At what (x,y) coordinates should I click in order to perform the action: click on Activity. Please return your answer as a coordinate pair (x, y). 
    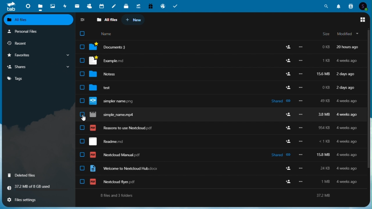
    Looking at the image, I should click on (65, 6).